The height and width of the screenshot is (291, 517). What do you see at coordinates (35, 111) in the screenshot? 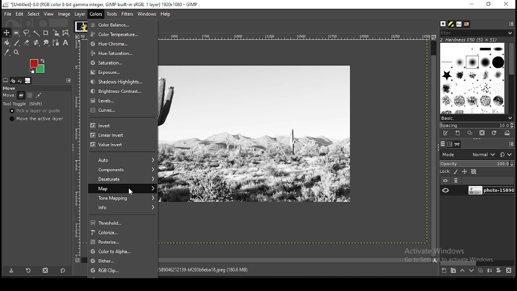
I see `pick a layer or guide` at bounding box center [35, 111].